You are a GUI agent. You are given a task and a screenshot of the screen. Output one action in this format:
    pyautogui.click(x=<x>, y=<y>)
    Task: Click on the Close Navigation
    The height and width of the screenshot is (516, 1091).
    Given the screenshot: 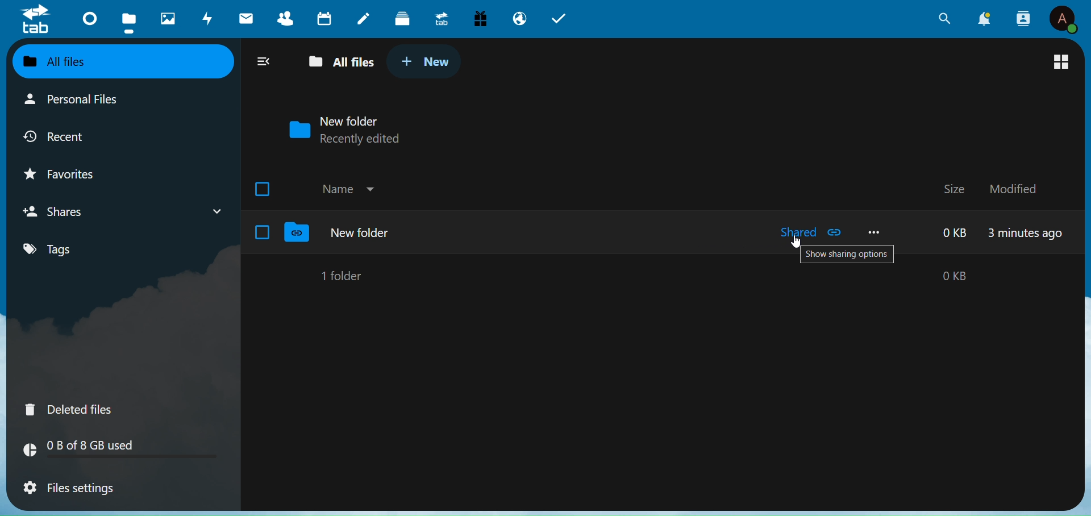 What is the action you would take?
    pyautogui.click(x=263, y=60)
    